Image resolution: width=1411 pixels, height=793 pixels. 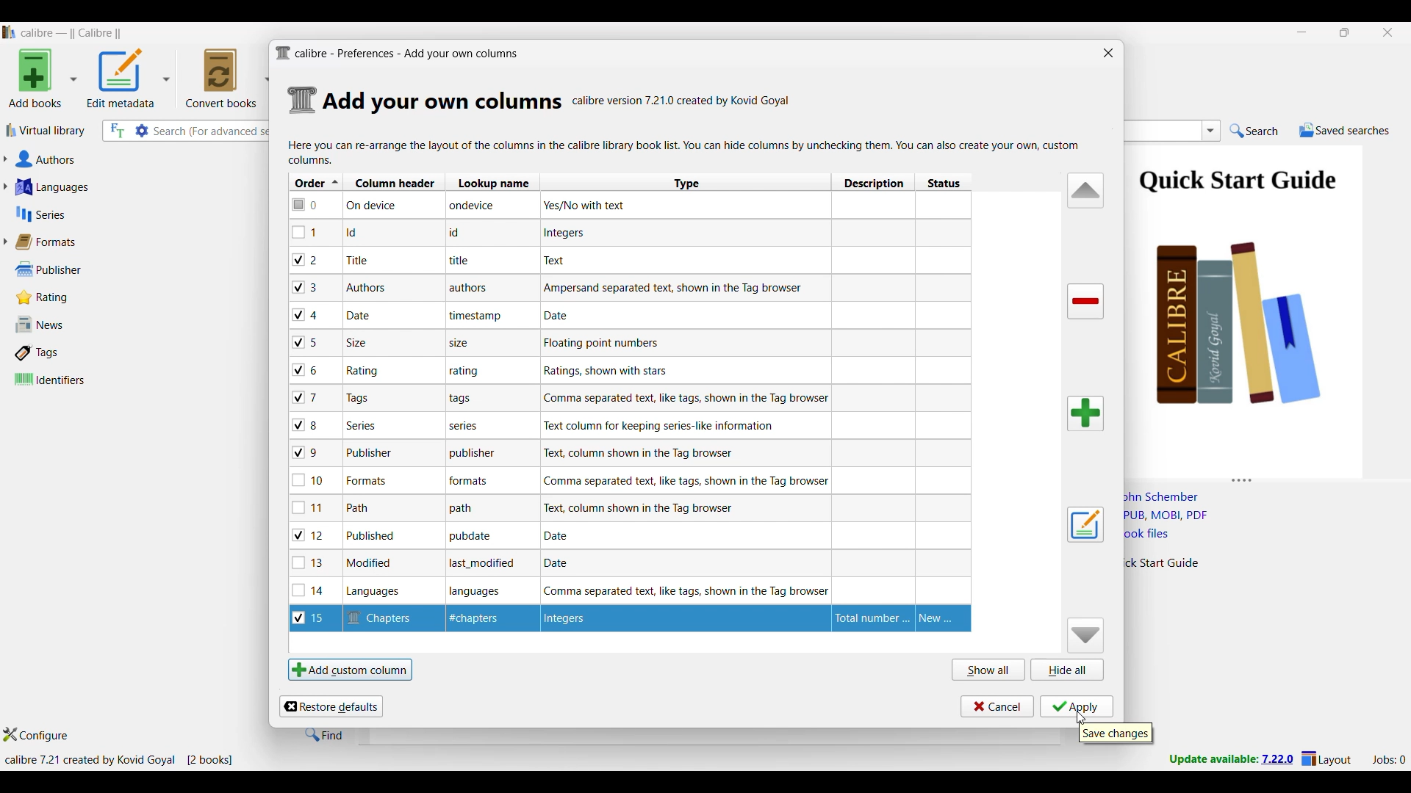 I want to click on Convert books options, so click(x=228, y=78).